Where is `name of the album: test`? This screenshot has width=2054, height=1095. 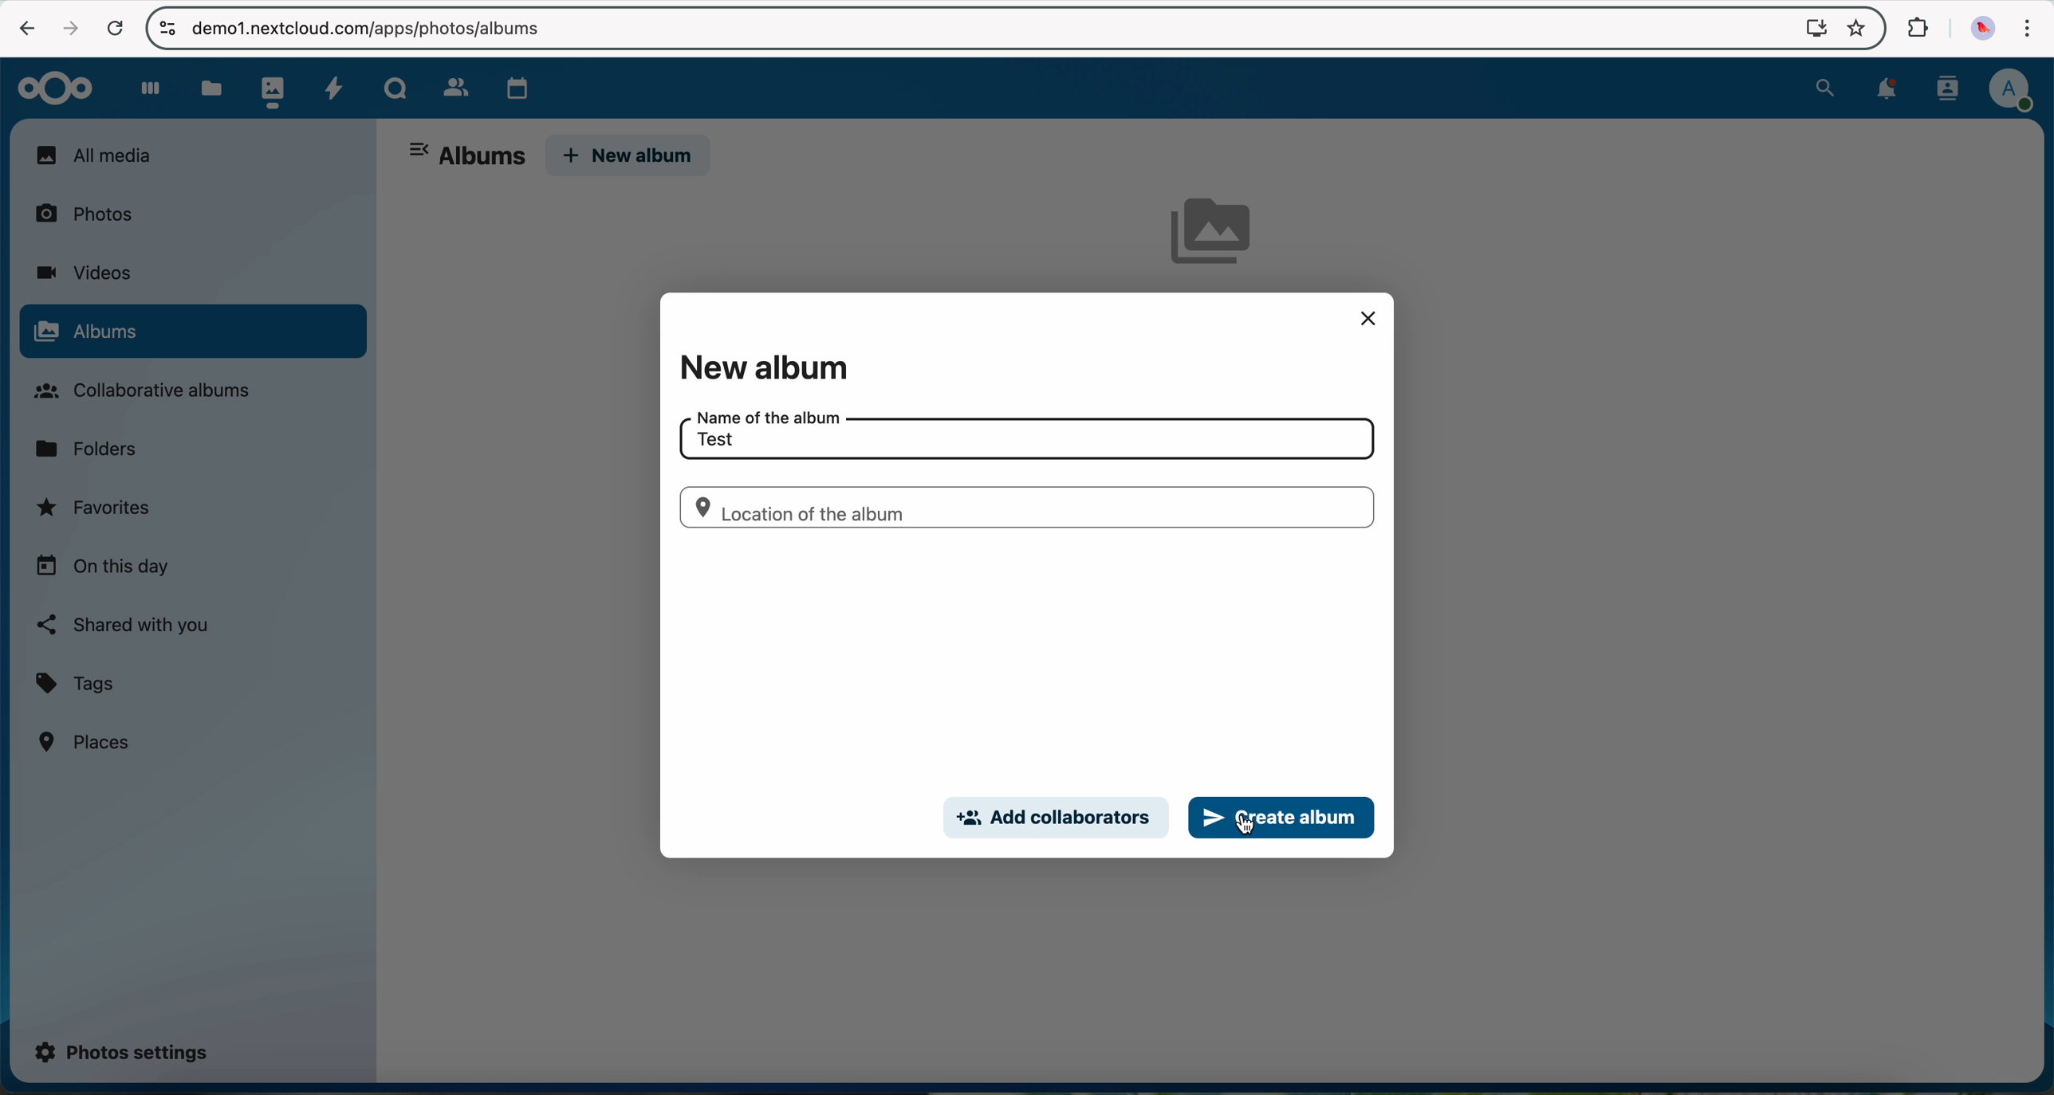
name of the album: test is located at coordinates (716, 439).